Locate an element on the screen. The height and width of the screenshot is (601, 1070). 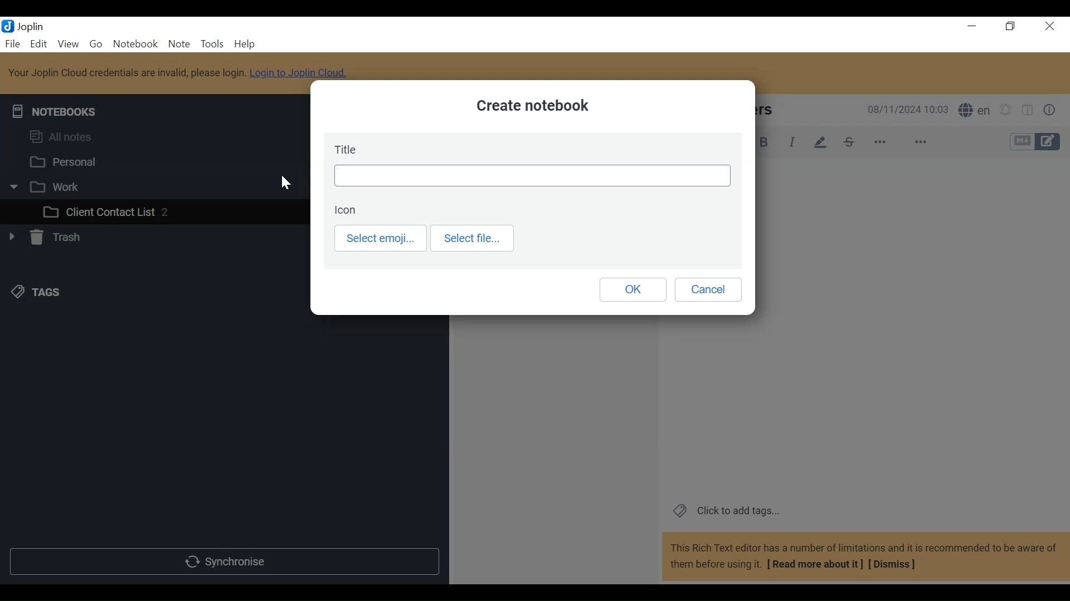
cursor is located at coordinates (283, 181).